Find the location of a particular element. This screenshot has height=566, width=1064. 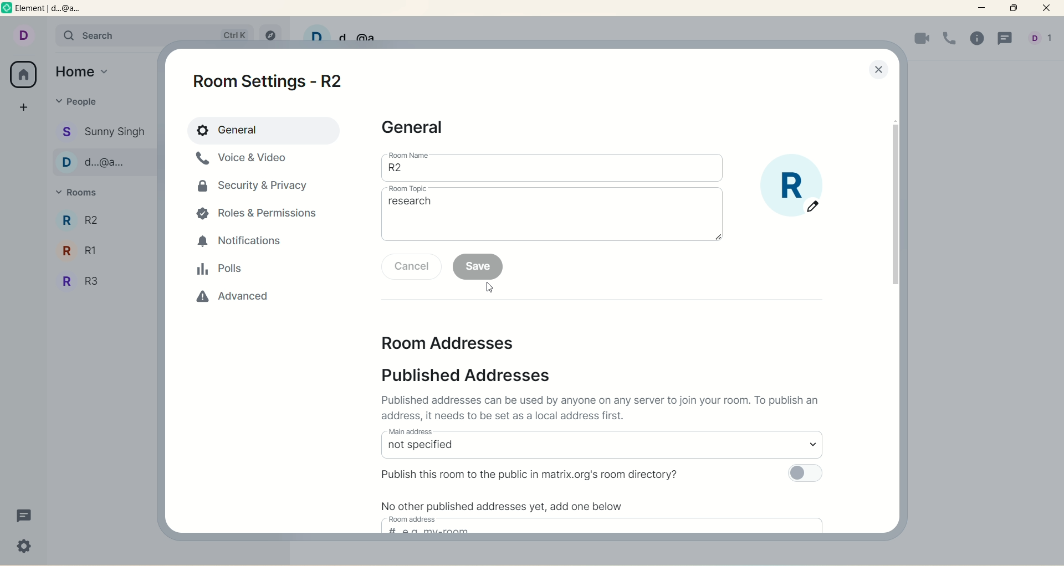

all rooms is located at coordinates (24, 74).